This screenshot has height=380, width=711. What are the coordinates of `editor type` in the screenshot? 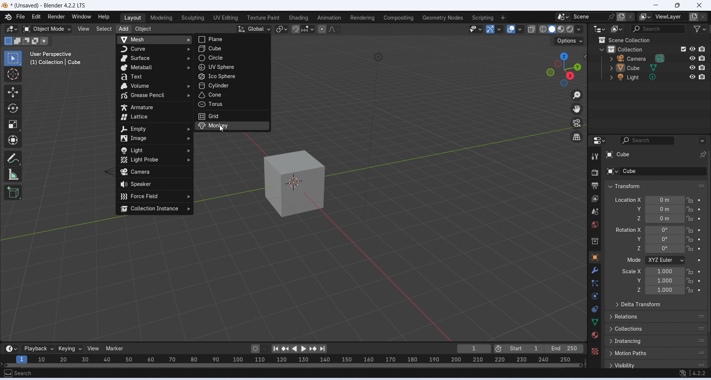 It's located at (599, 140).